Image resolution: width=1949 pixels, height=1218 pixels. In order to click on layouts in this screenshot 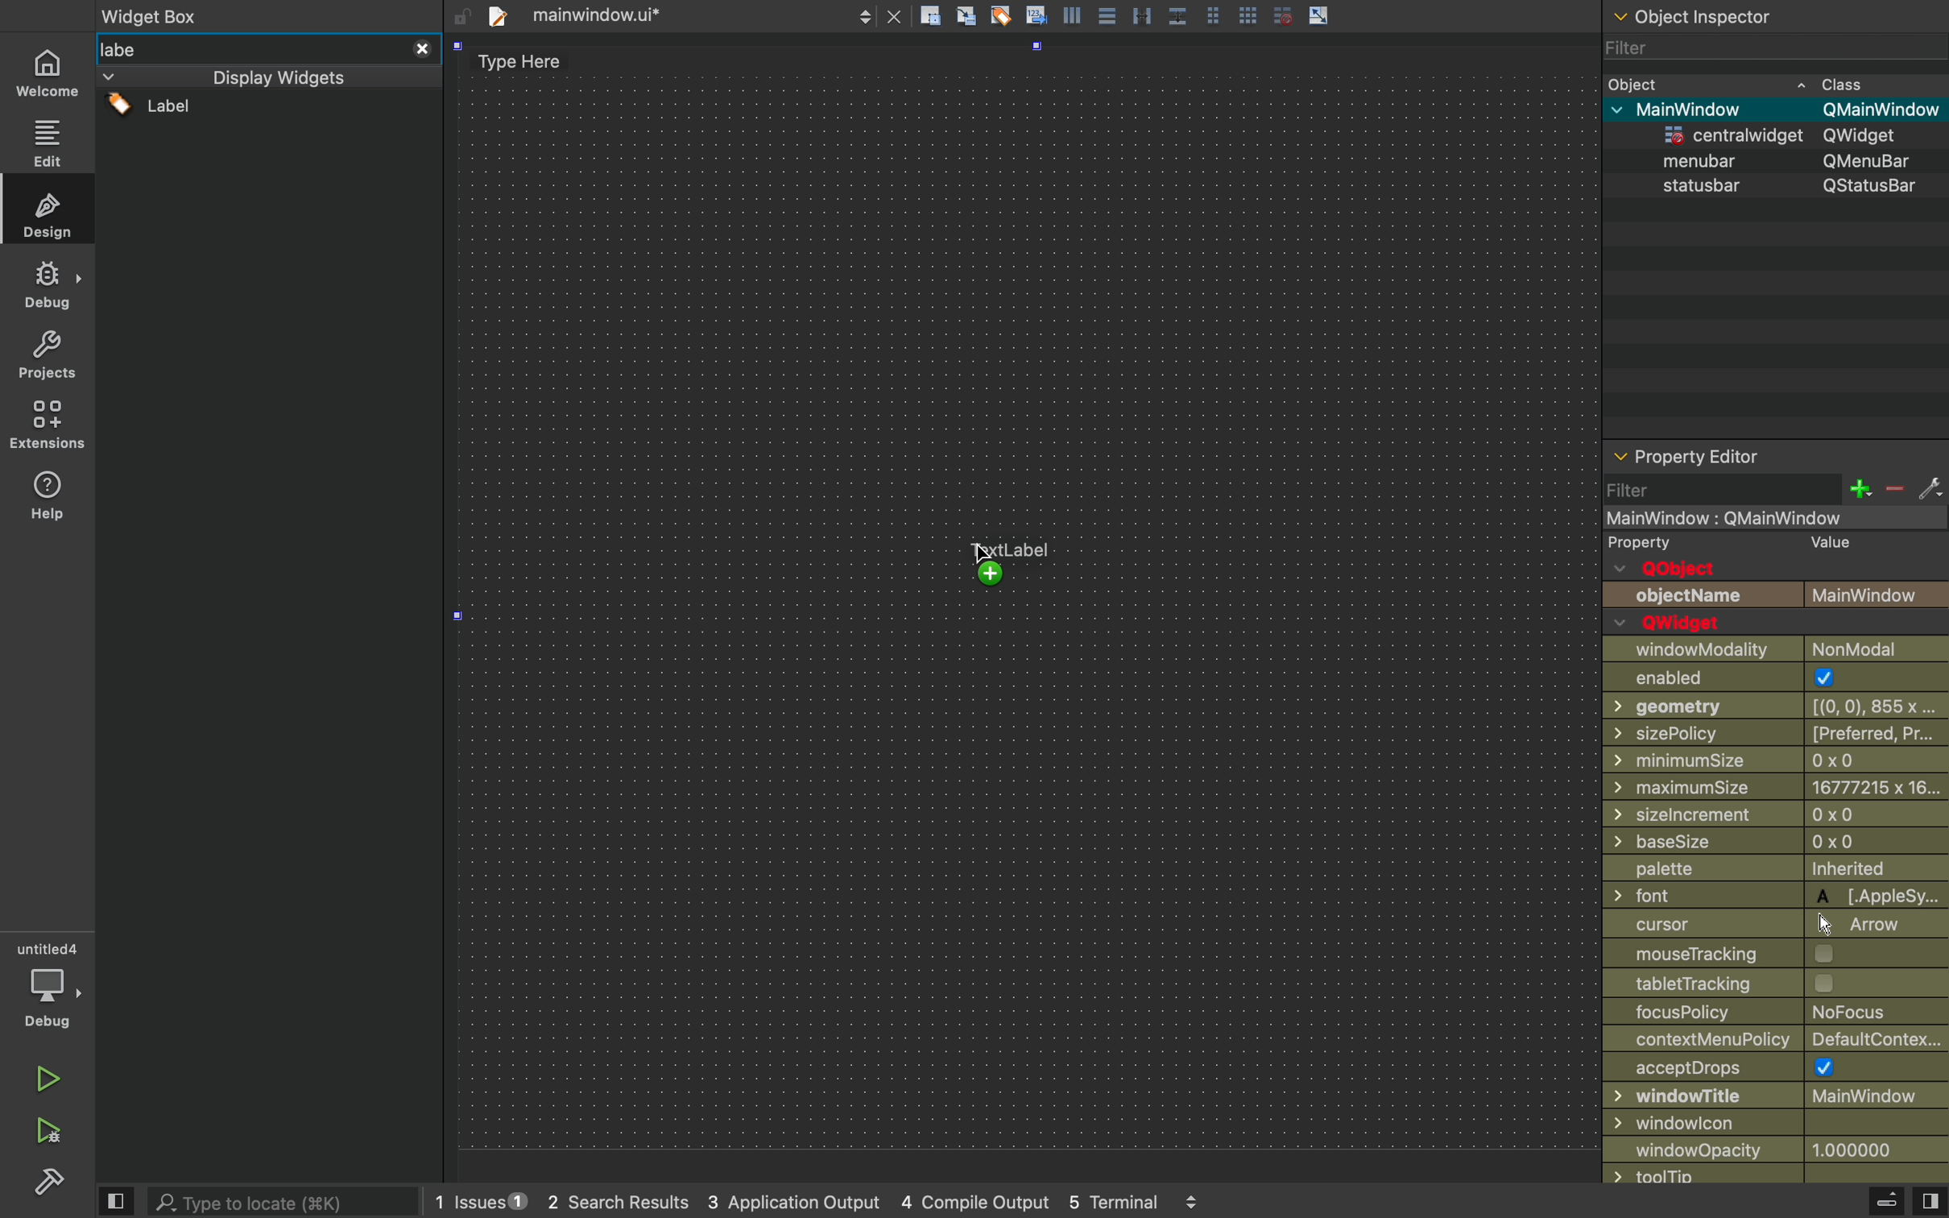, I will do `click(267, 77)`.